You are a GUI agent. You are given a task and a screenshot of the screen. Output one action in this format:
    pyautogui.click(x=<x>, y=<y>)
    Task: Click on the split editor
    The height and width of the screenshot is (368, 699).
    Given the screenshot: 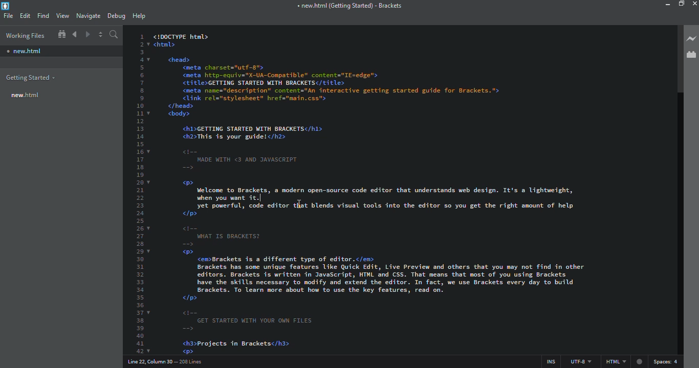 What is the action you would take?
    pyautogui.click(x=101, y=34)
    